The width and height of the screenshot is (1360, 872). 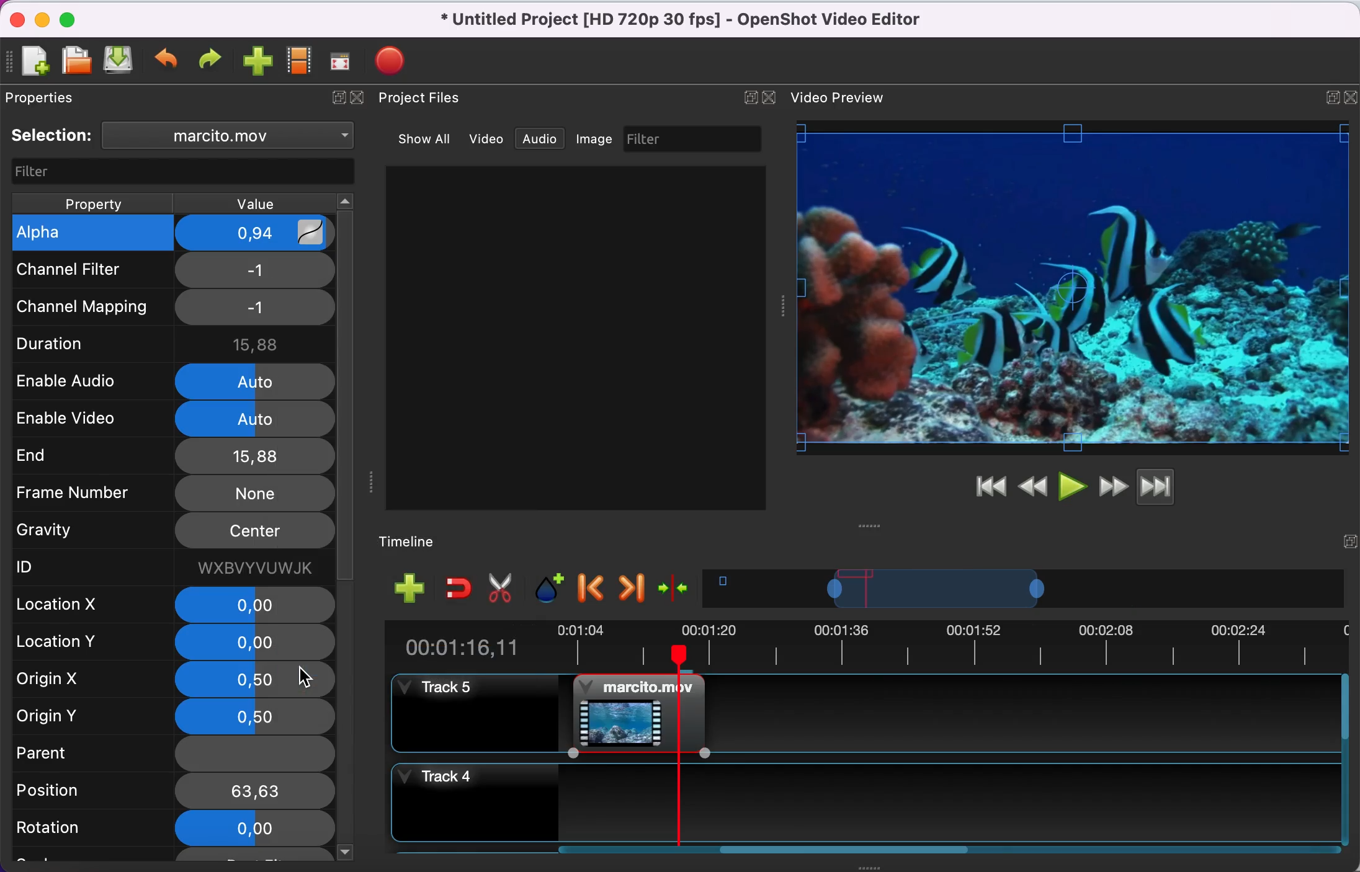 What do you see at coordinates (1027, 592) in the screenshot?
I see `timeline` at bounding box center [1027, 592].